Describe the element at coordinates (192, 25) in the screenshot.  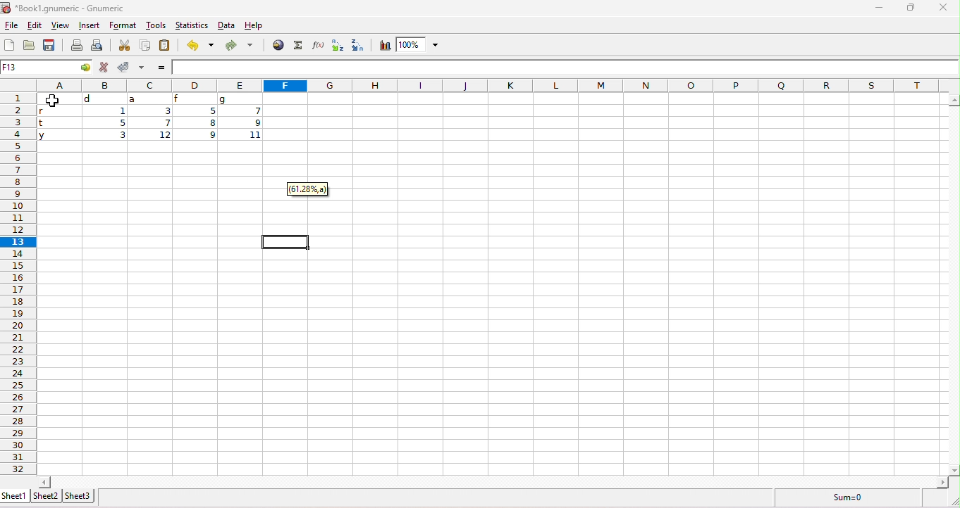
I see `statistics` at that location.